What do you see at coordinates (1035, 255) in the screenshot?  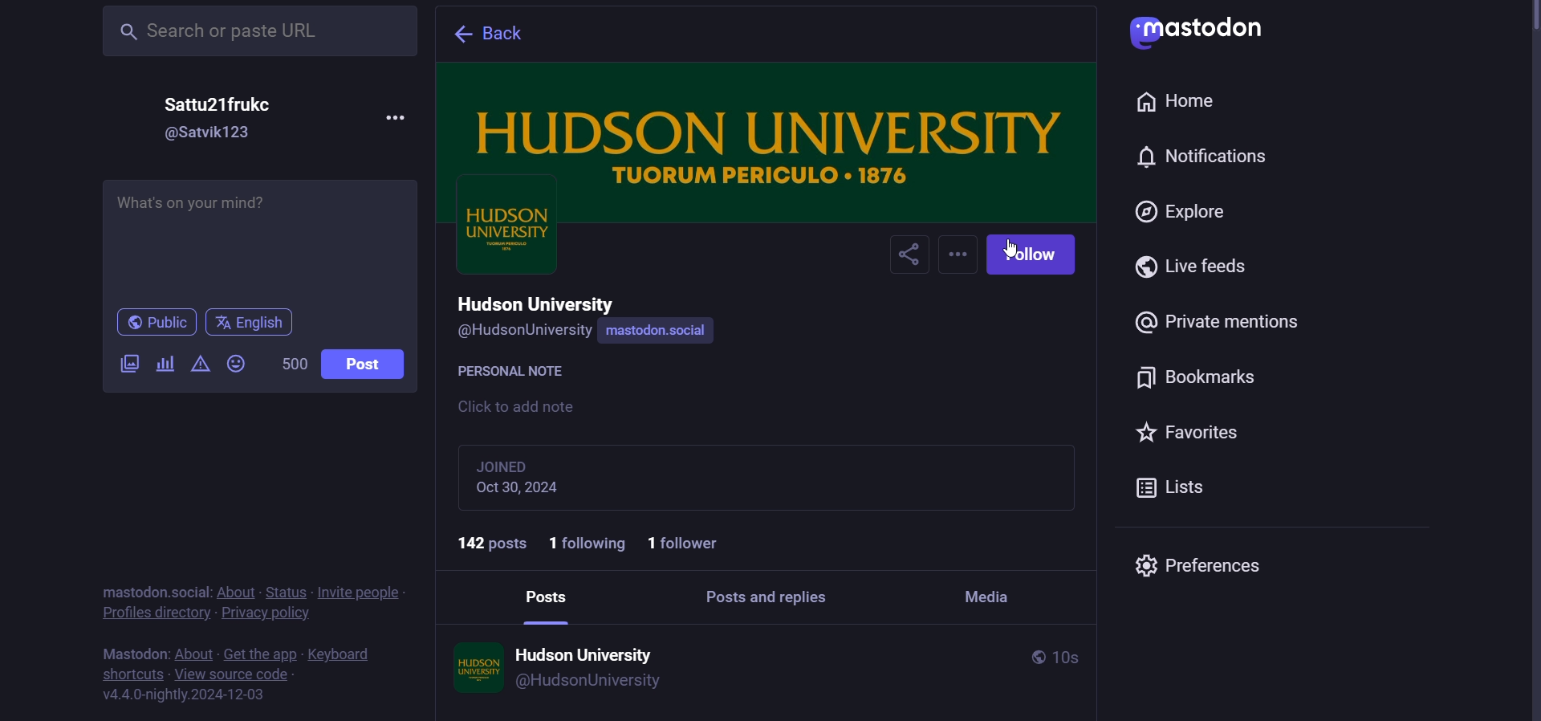 I see `follow` at bounding box center [1035, 255].